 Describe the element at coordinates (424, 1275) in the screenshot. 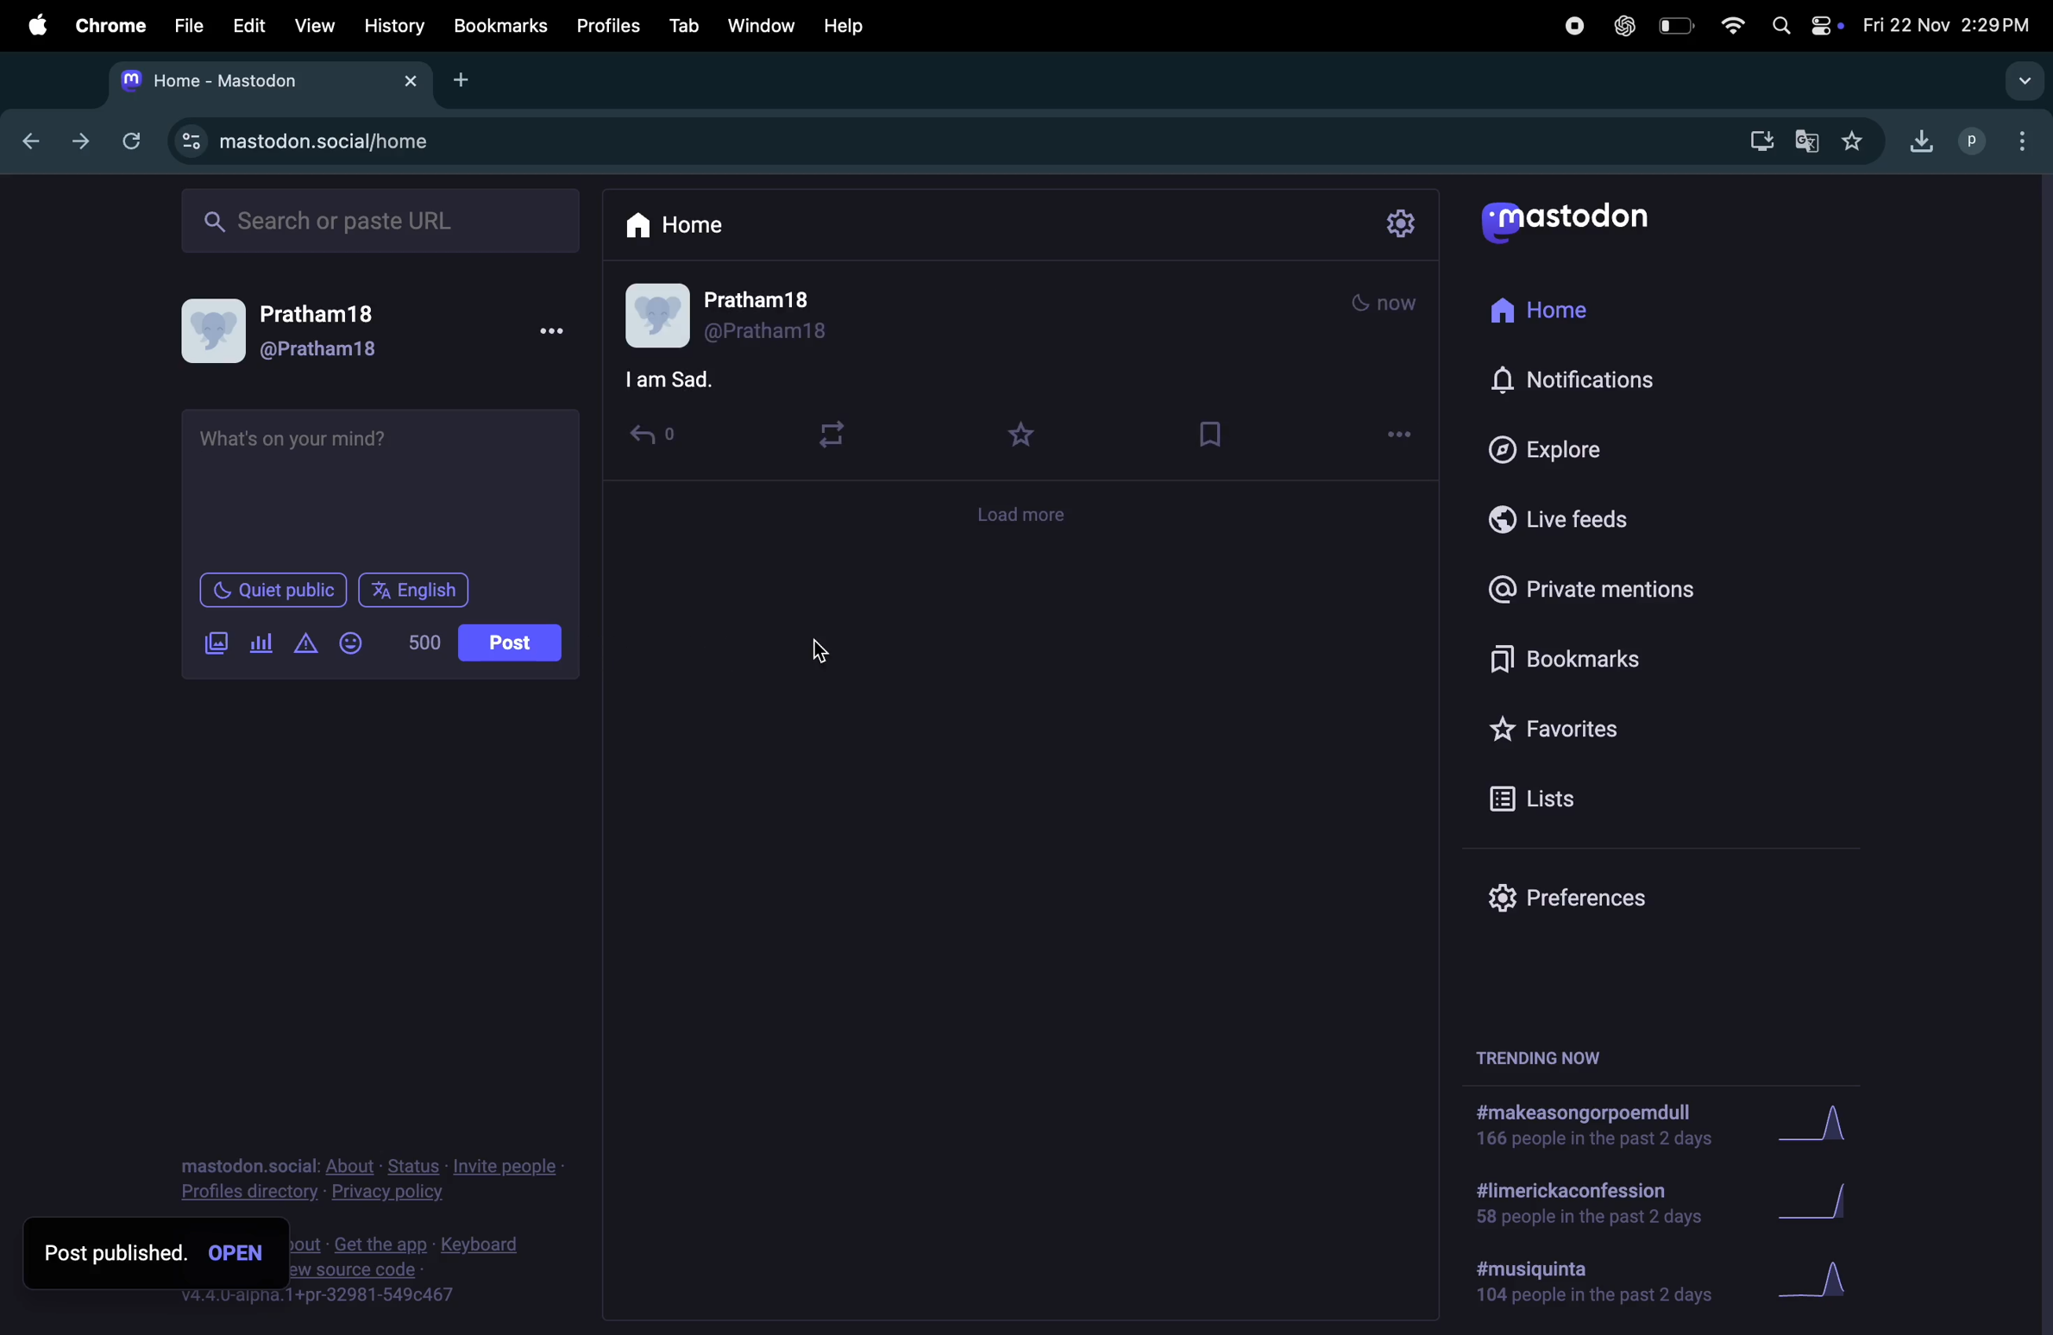

I see `source codes` at that location.